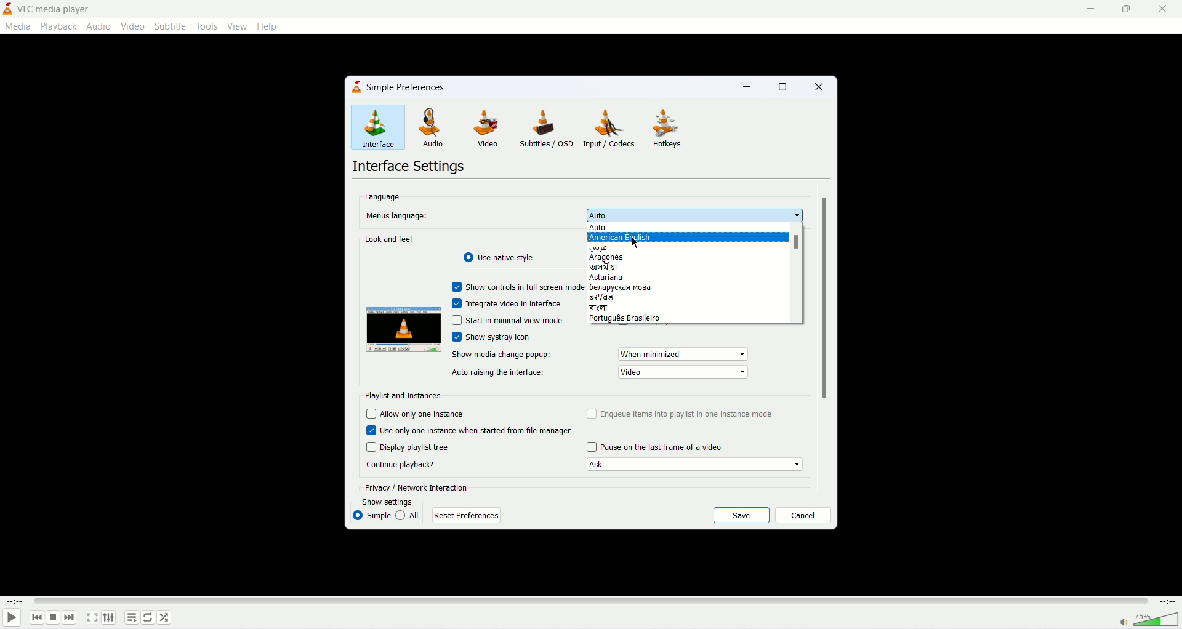 The image size is (1182, 629). I want to click on playback, so click(58, 26).